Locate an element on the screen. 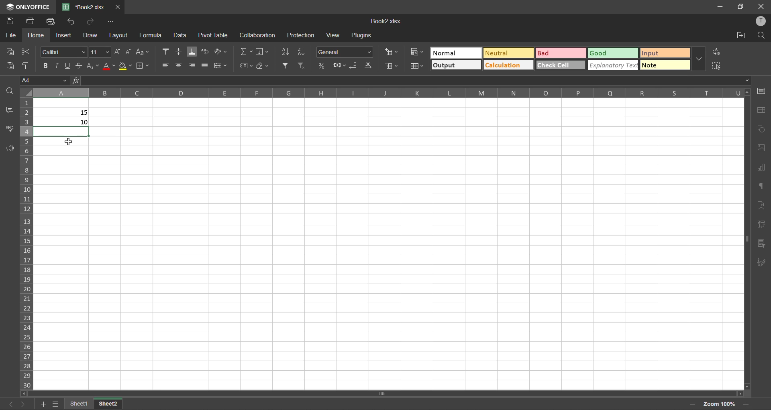  percent is located at coordinates (324, 65).